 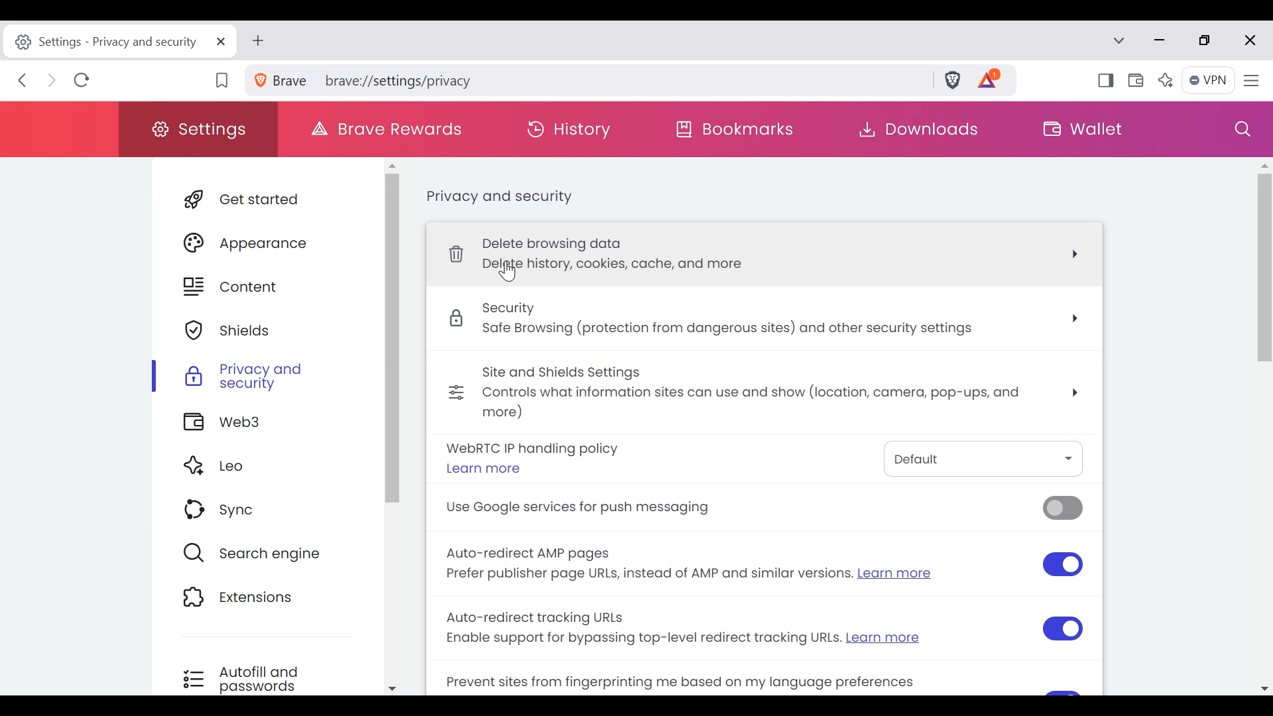 What do you see at coordinates (261, 424) in the screenshot?
I see `Web3` at bounding box center [261, 424].